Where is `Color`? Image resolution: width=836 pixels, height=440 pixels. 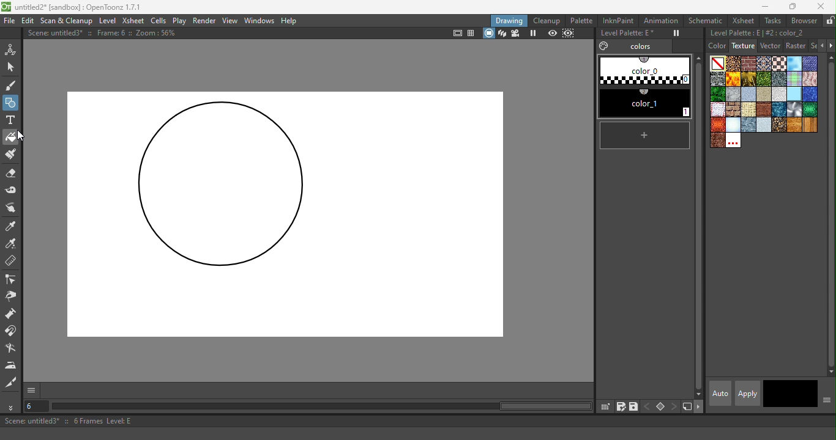
Color is located at coordinates (713, 46).